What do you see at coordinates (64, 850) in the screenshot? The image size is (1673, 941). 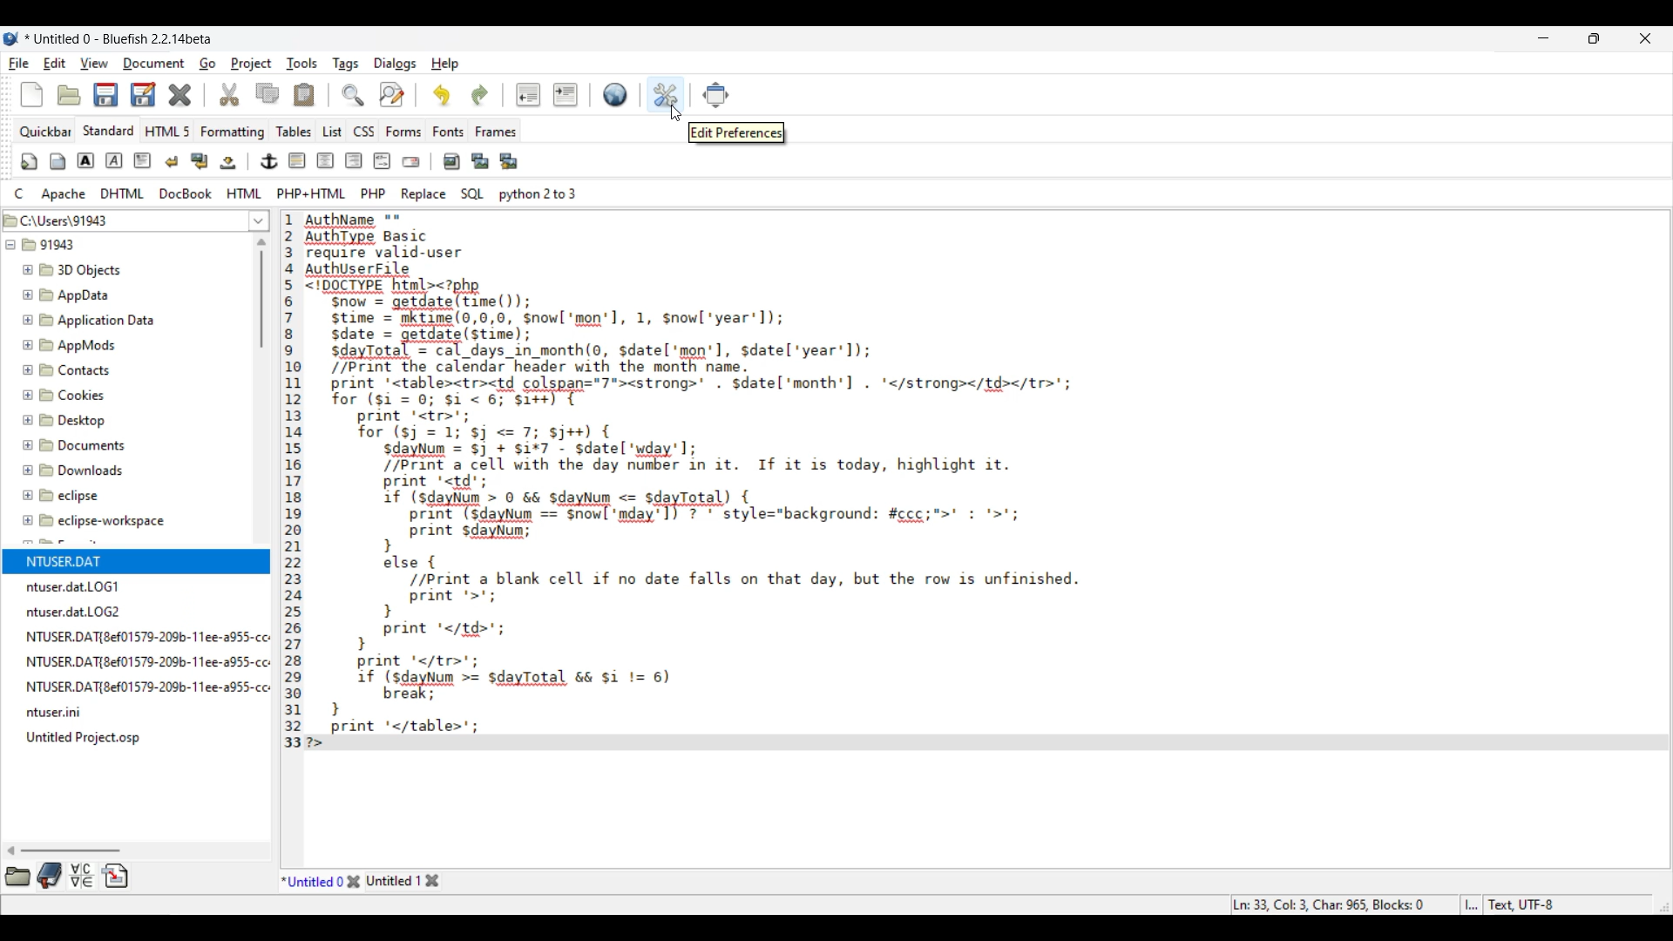 I see `Horizontal slide bar` at bounding box center [64, 850].